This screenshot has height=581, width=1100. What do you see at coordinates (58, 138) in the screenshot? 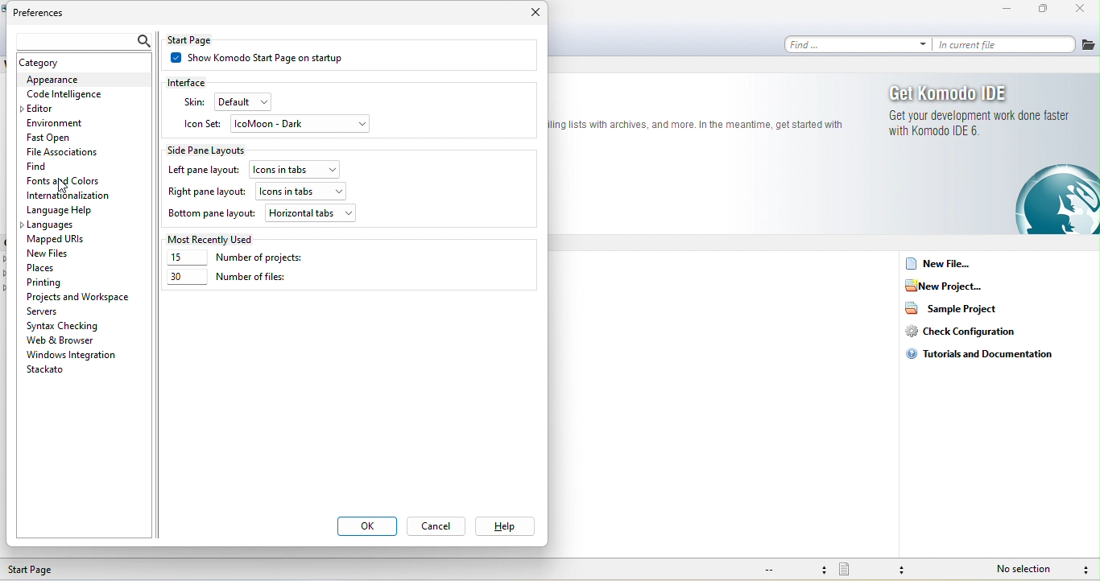
I see `fast open` at bounding box center [58, 138].